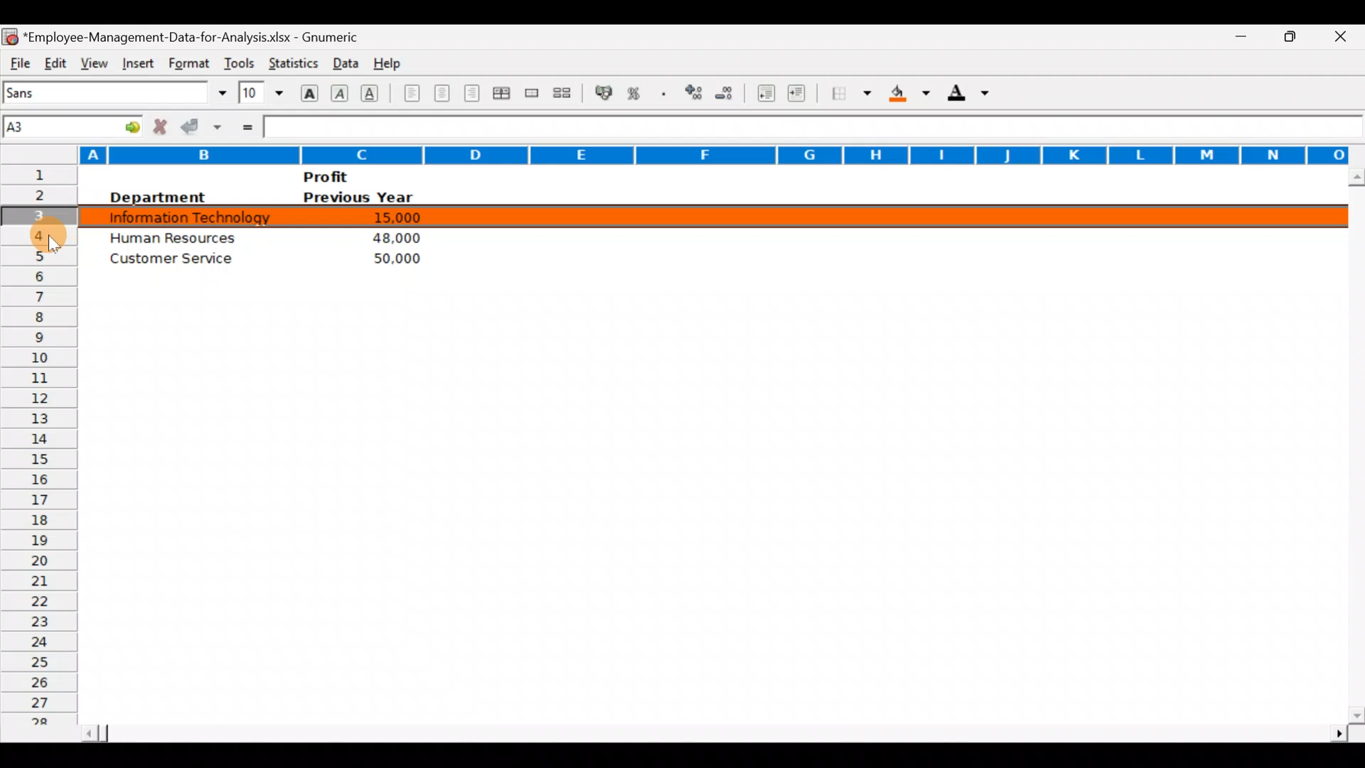 This screenshot has width=1365, height=768. What do you see at coordinates (666, 95) in the screenshot?
I see `Include a thousands operator` at bounding box center [666, 95].